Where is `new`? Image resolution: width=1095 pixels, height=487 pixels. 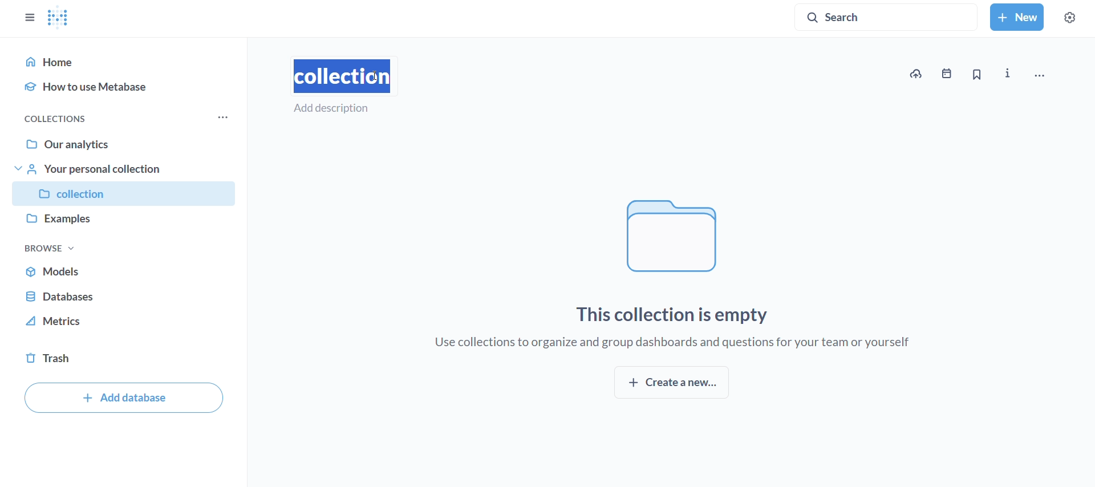 new is located at coordinates (1017, 17).